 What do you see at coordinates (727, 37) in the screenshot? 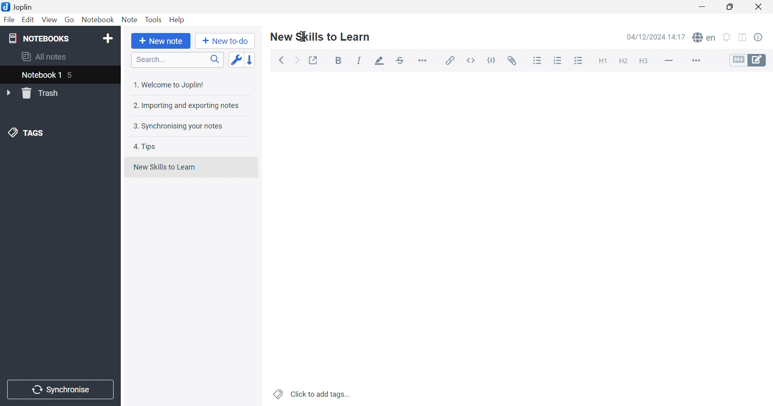
I see `Set alarm` at bounding box center [727, 37].